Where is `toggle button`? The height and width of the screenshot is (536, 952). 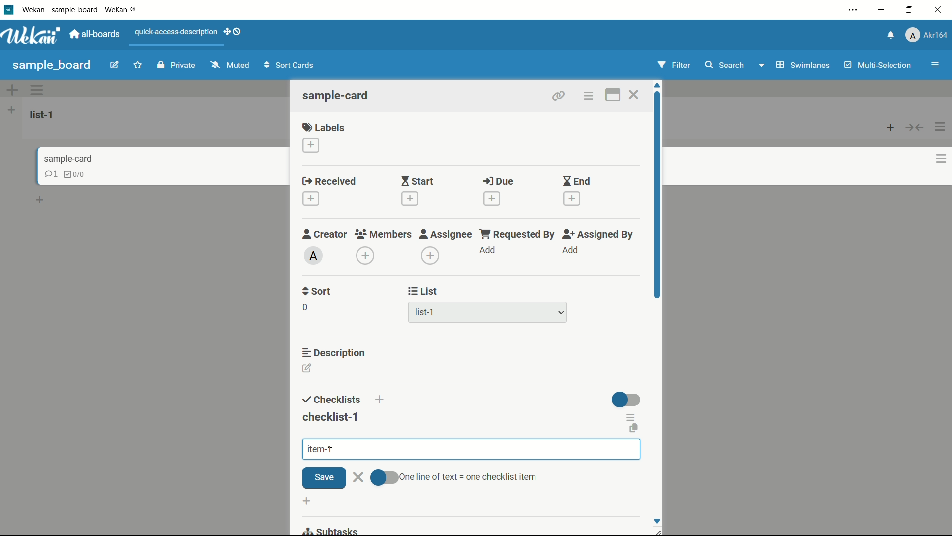 toggle button is located at coordinates (626, 401).